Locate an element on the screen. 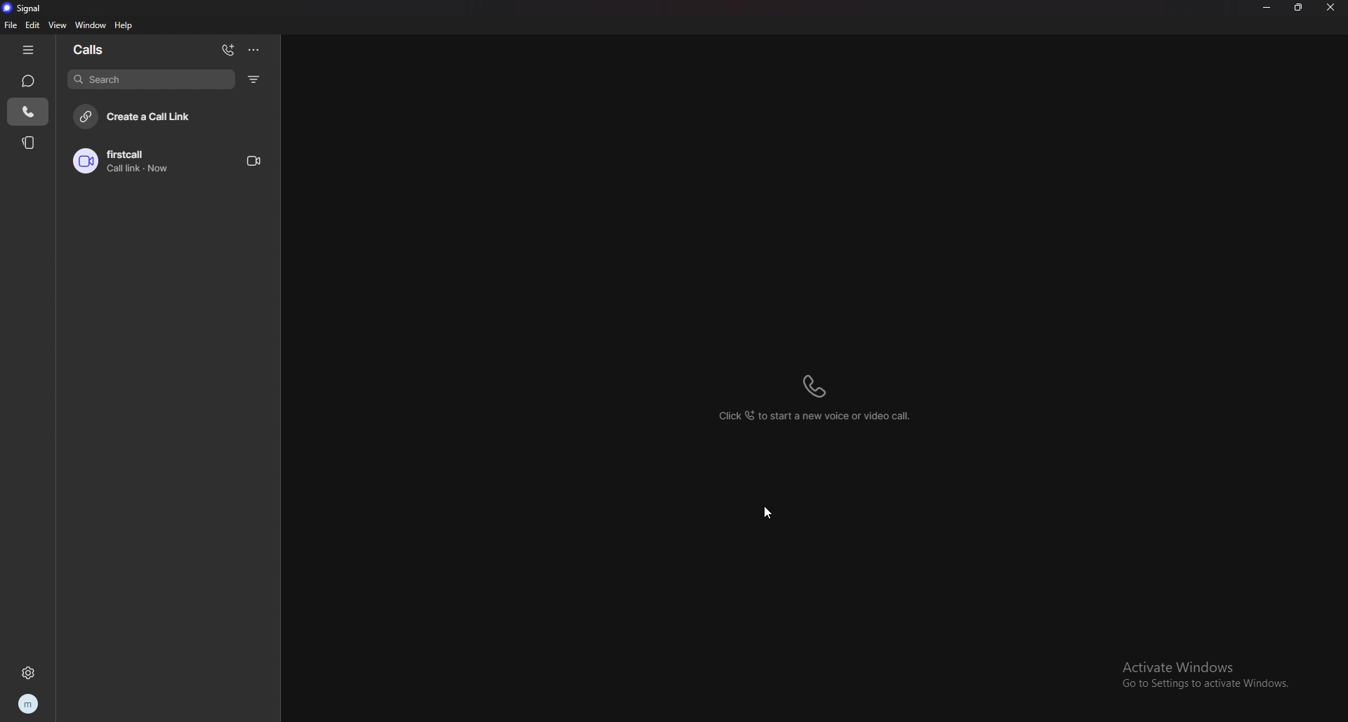 The width and height of the screenshot is (1348, 722). view is located at coordinates (58, 25).